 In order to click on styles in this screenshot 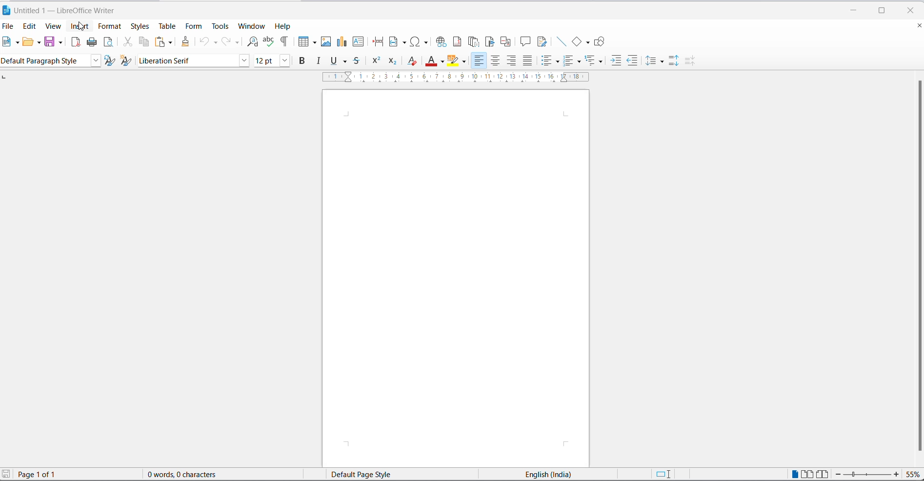, I will do `click(140, 26)`.